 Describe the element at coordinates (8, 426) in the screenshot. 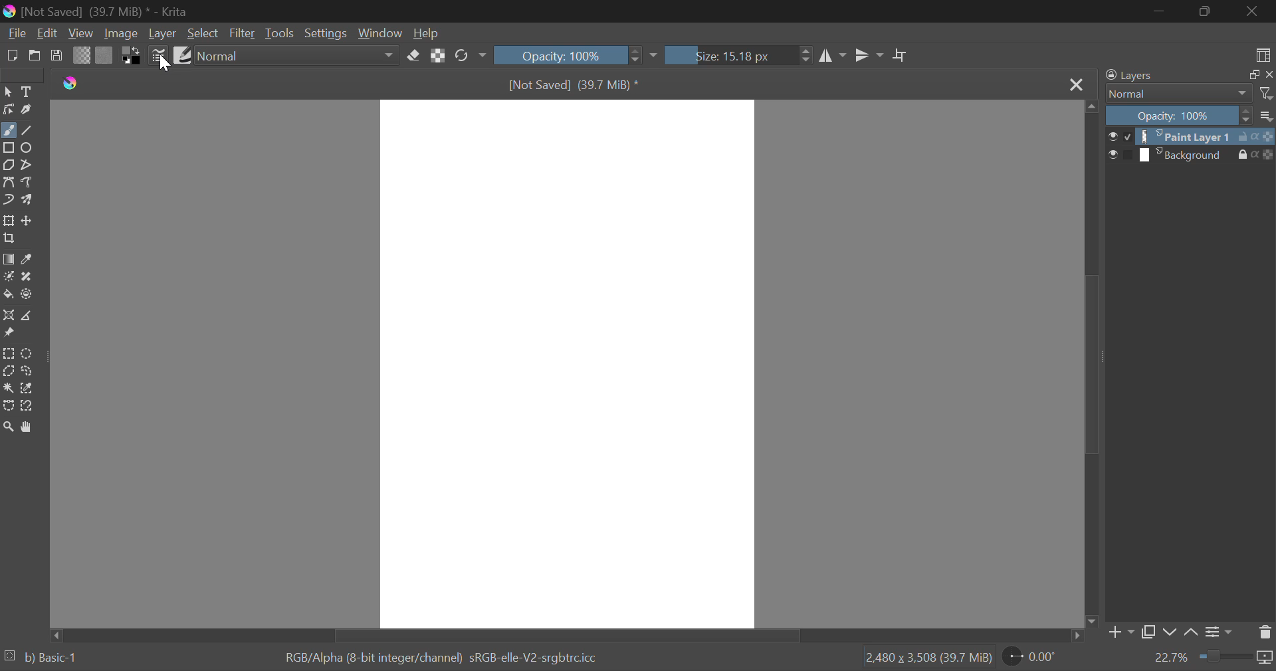

I see `Zoom` at that location.